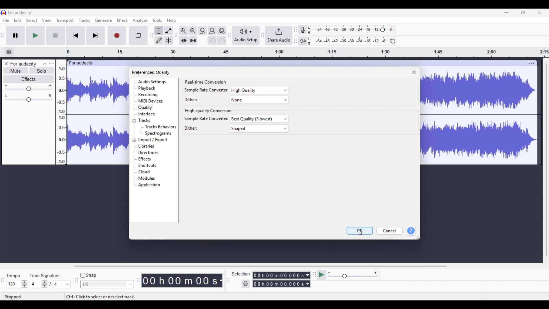 The height and width of the screenshot is (309, 549). Describe the element at coordinates (122, 20) in the screenshot. I see `Effect menu` at that location.